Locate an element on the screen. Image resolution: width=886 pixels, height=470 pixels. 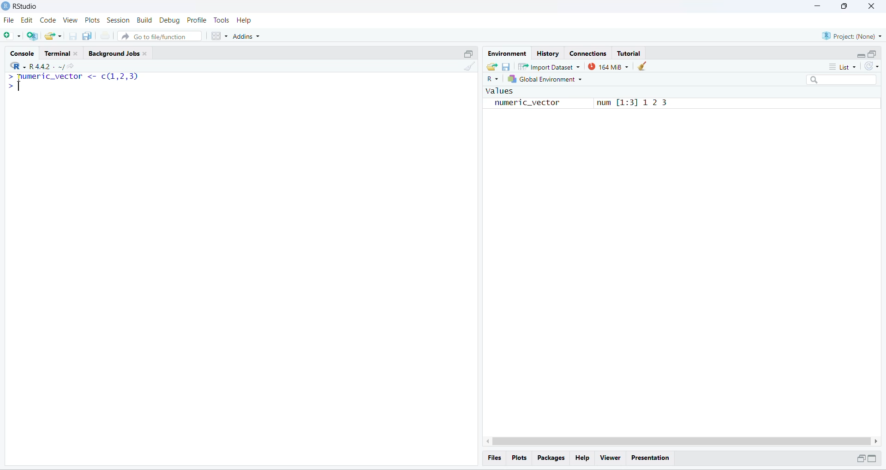
cursor is located at coordinates (18, 78).